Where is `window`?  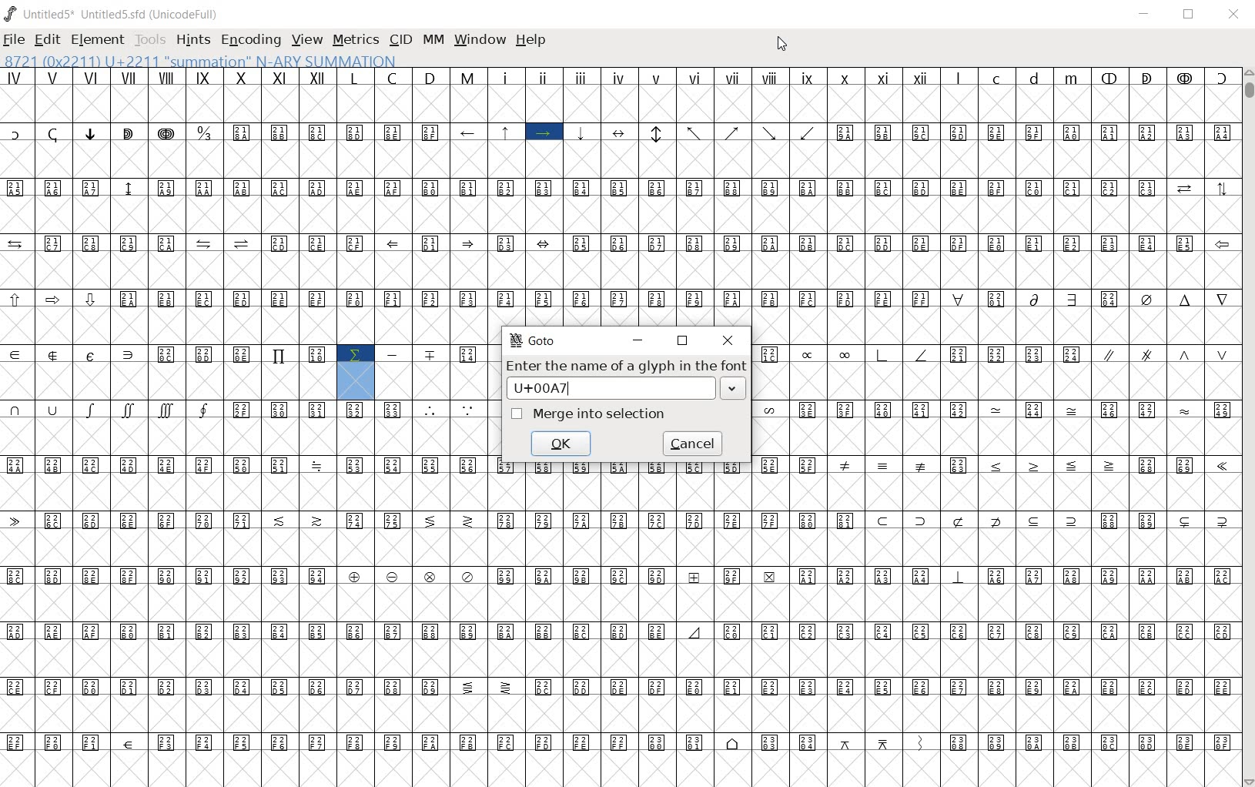 window is located at coordinates (480, 39).